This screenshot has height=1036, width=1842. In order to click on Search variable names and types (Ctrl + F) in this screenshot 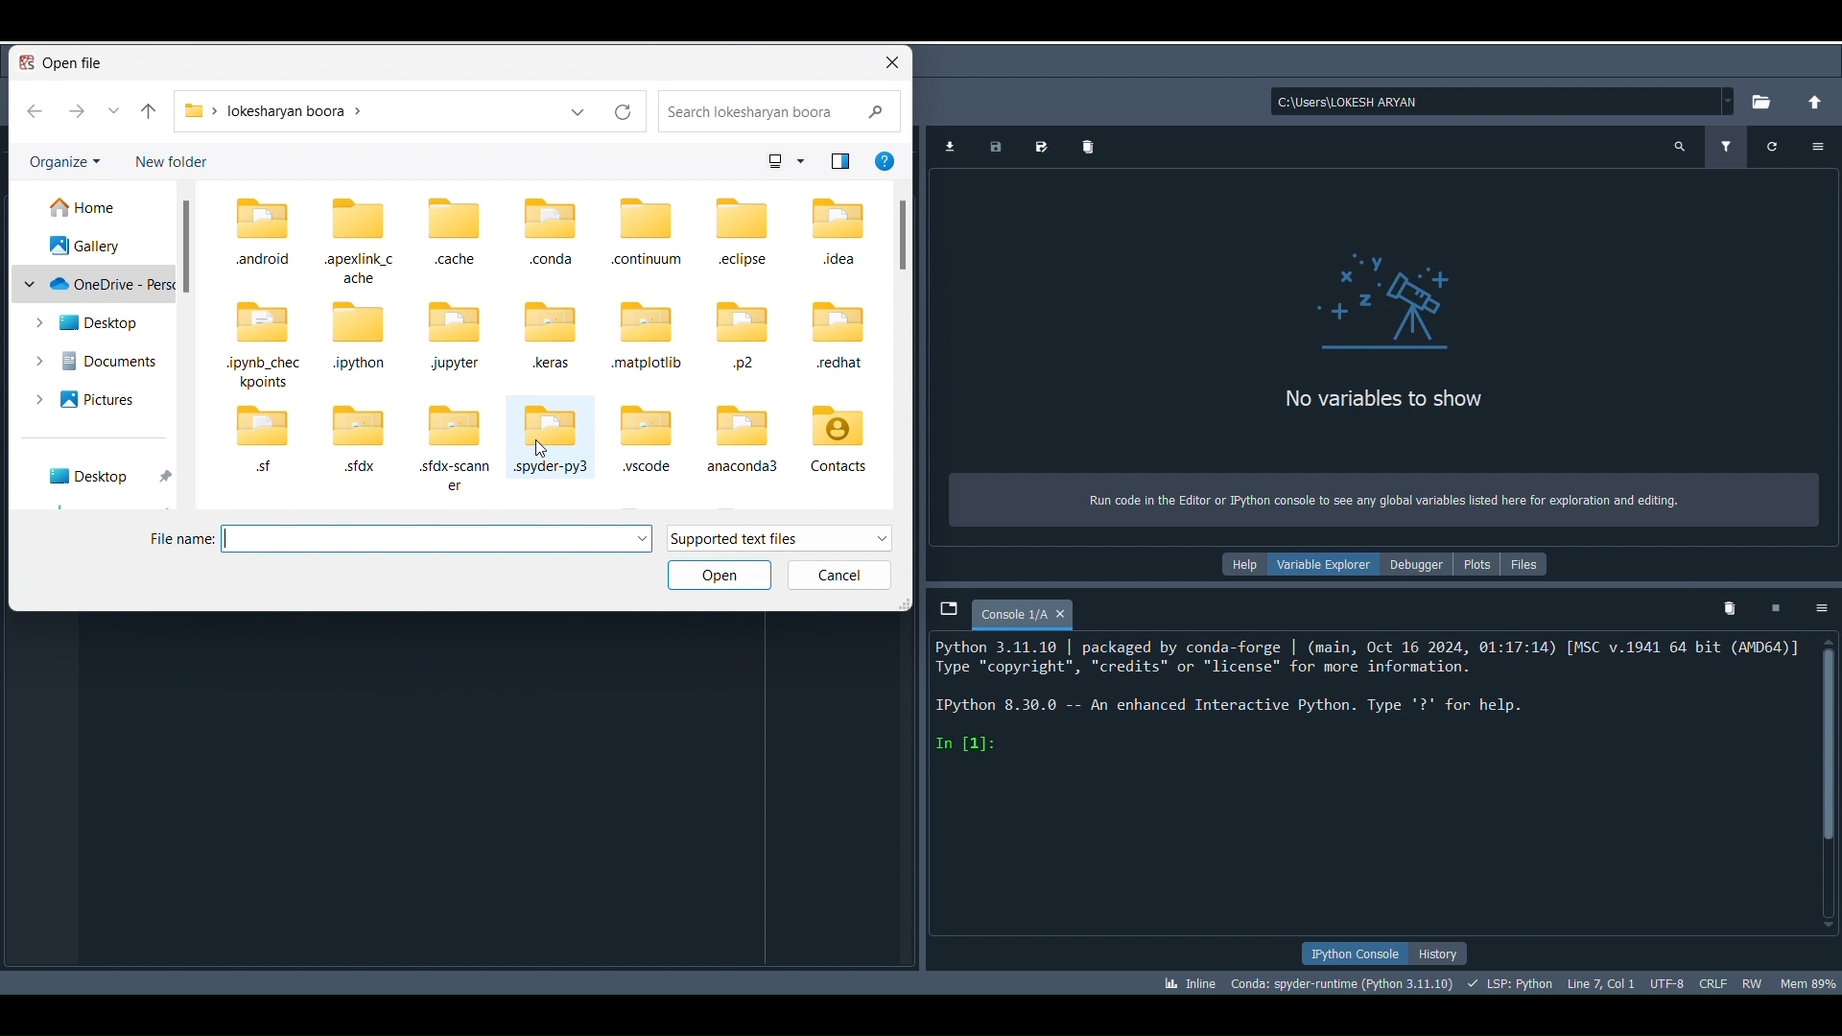, I will do `click(1676, 148)`.